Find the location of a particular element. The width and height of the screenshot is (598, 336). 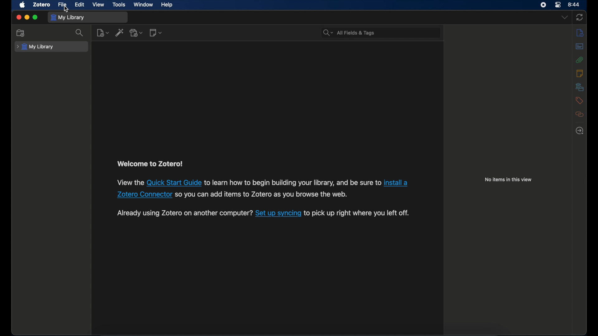

Zotero connector link is located at coordinates (145, 195).